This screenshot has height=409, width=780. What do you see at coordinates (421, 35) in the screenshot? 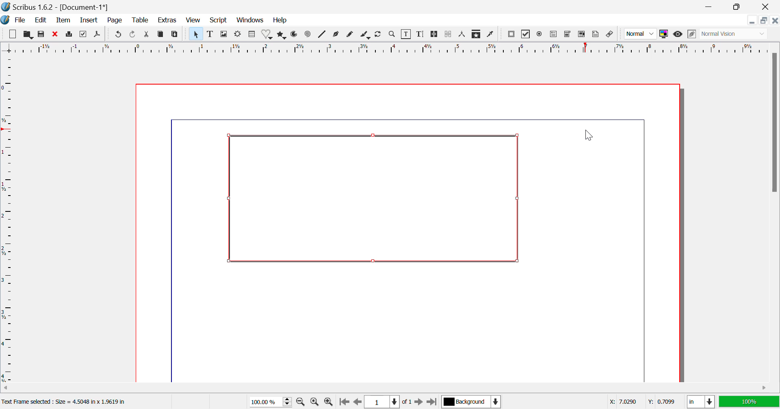
I see `Edit Text with Story Editor` at bounding box center [421, 35].